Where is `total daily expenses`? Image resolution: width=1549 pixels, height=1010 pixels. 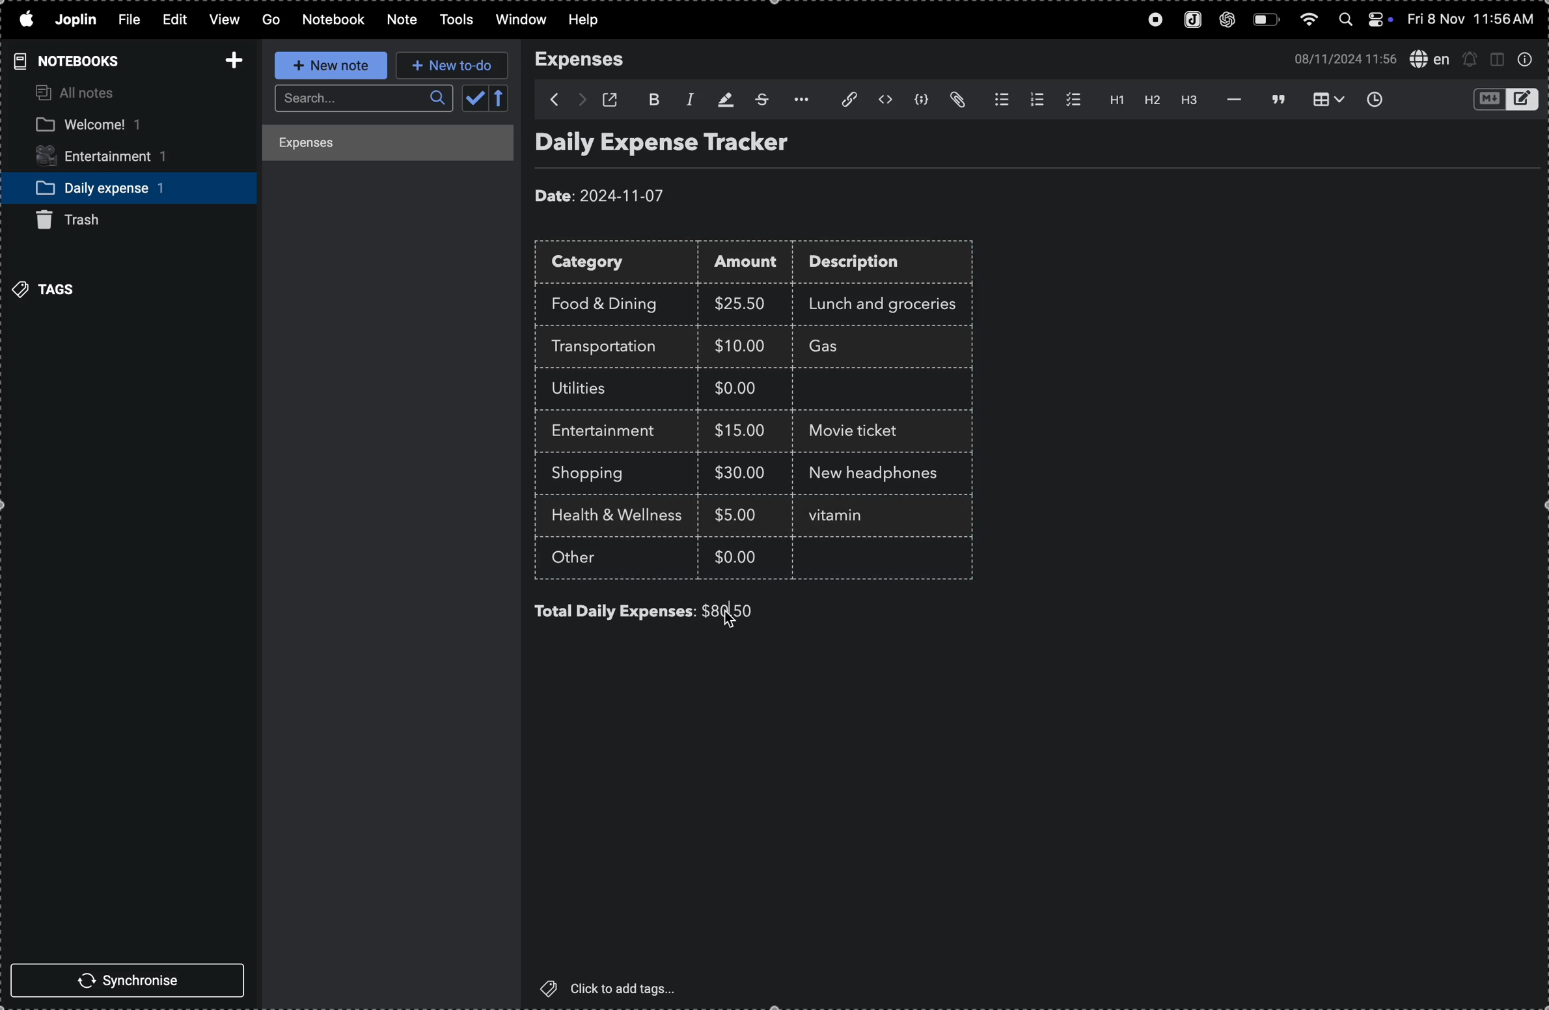
total daily expenses is located at coordinates (615, 612).